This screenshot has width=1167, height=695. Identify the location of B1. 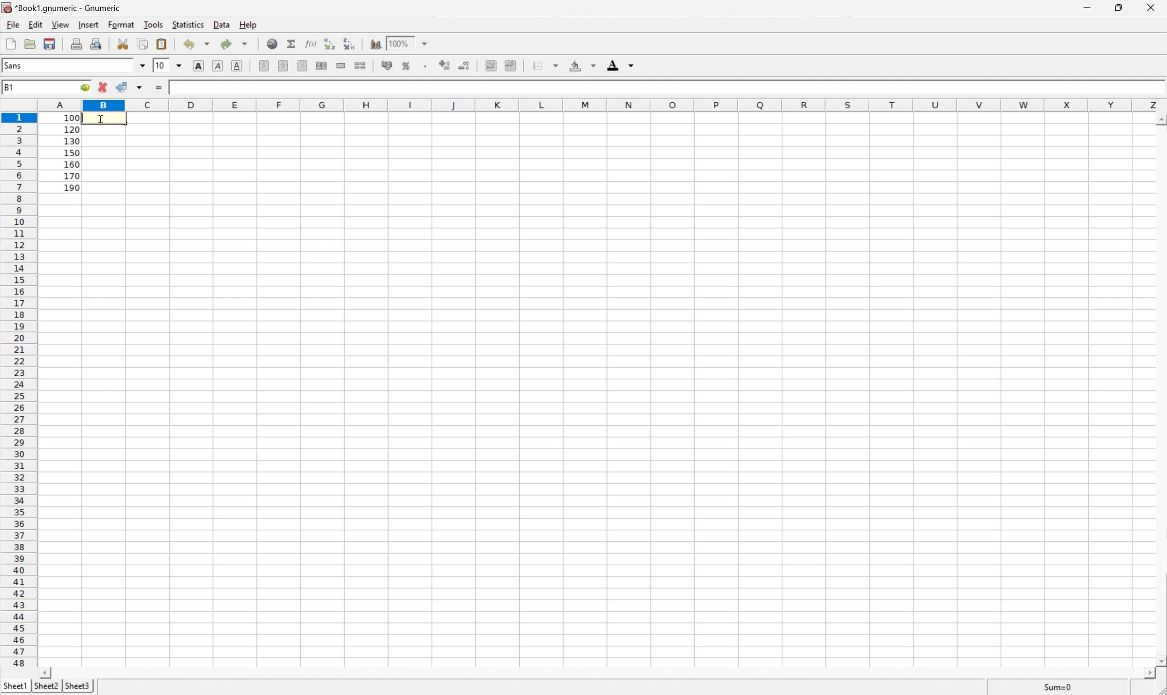
(9, 86).